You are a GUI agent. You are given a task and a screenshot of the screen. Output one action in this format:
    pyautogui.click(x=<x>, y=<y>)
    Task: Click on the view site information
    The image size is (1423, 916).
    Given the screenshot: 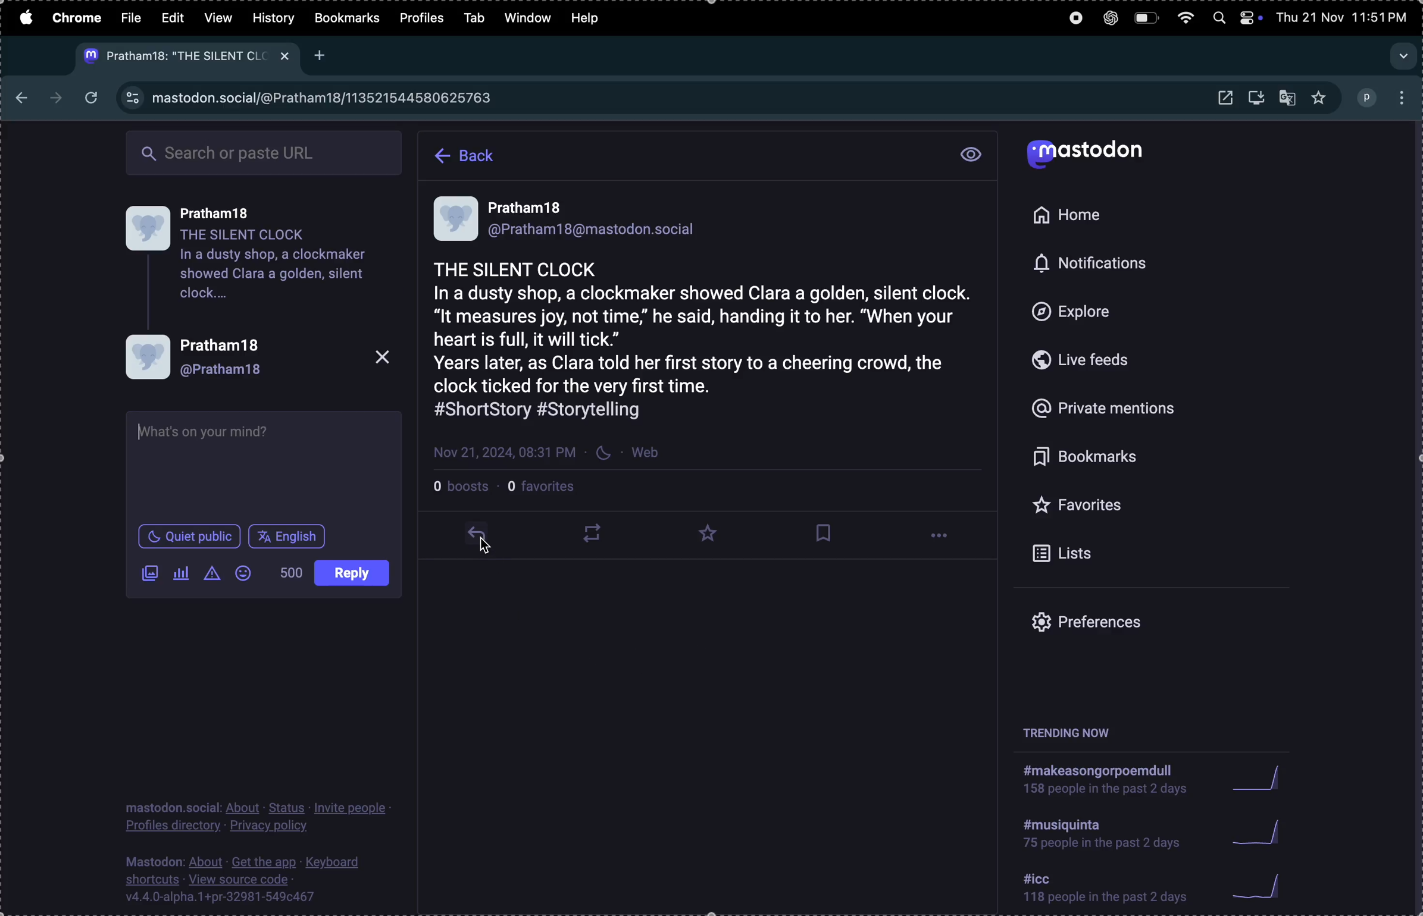 What is the action you would take?
    pyautogui.click(x=135, y=99)
    